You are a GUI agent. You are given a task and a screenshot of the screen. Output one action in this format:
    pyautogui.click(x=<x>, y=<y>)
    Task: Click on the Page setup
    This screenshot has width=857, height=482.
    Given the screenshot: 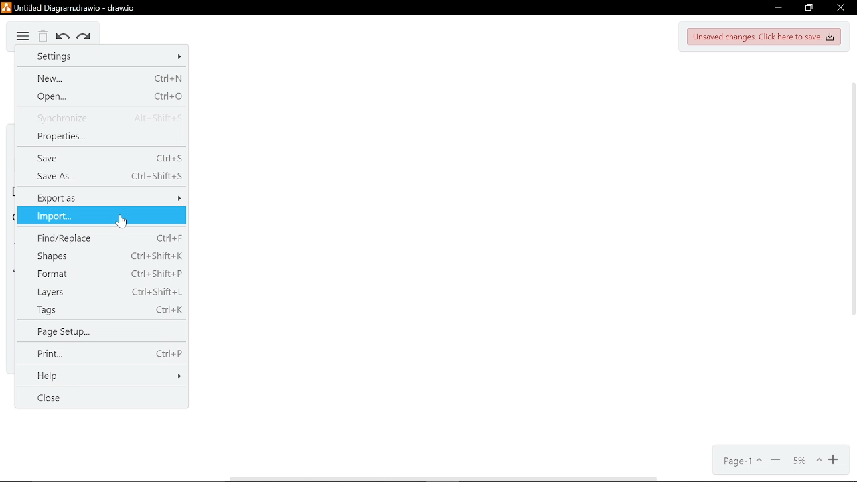 What is the action you would take?
    pyautogui.click(x=100, y=329)
    